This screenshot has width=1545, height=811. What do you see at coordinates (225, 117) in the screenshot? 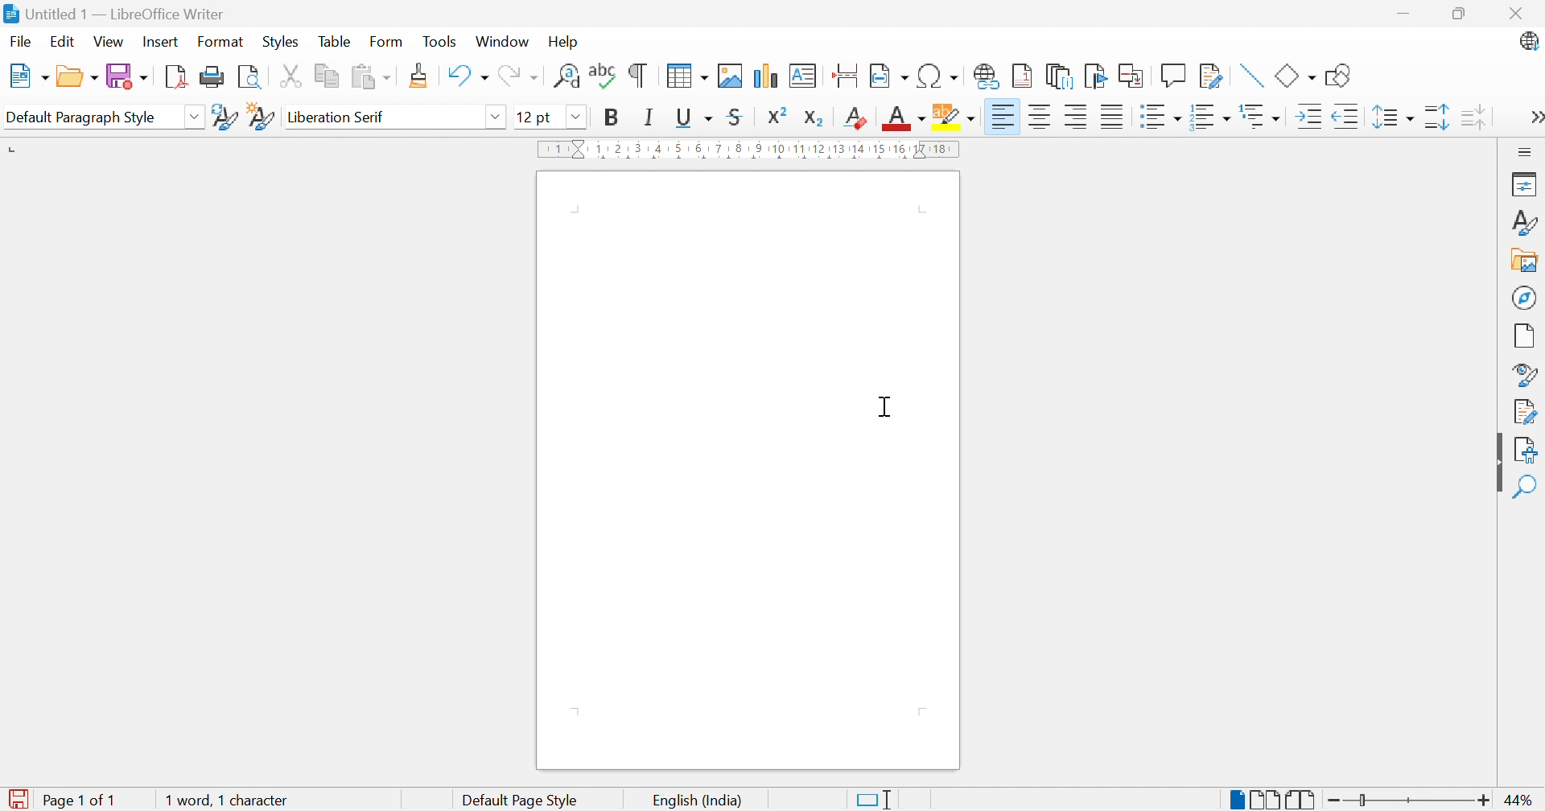
I see `Update selected style` at bounding box center [225, 117].